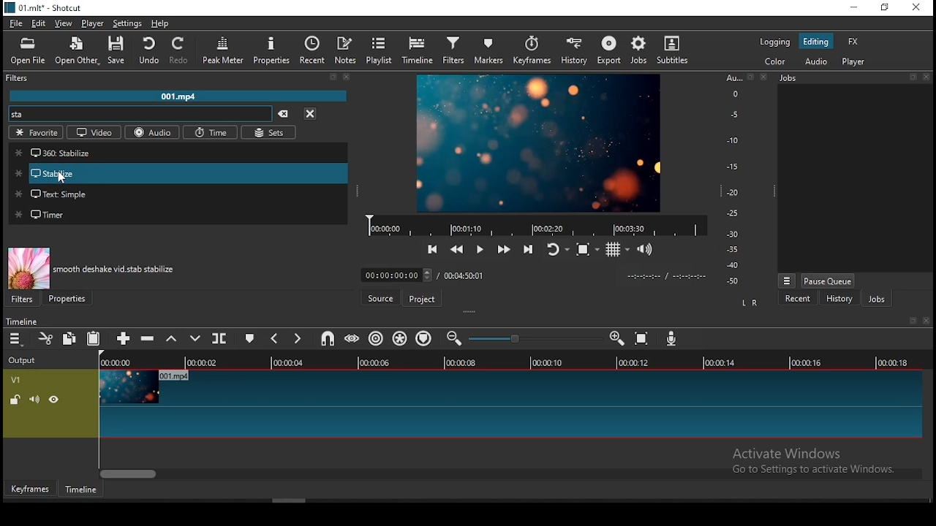 Image resolution: width=936 pixels, height=526 pixels. Describe the element at coordinates (490, 50) in the screenshot. I see `markers` at that location.